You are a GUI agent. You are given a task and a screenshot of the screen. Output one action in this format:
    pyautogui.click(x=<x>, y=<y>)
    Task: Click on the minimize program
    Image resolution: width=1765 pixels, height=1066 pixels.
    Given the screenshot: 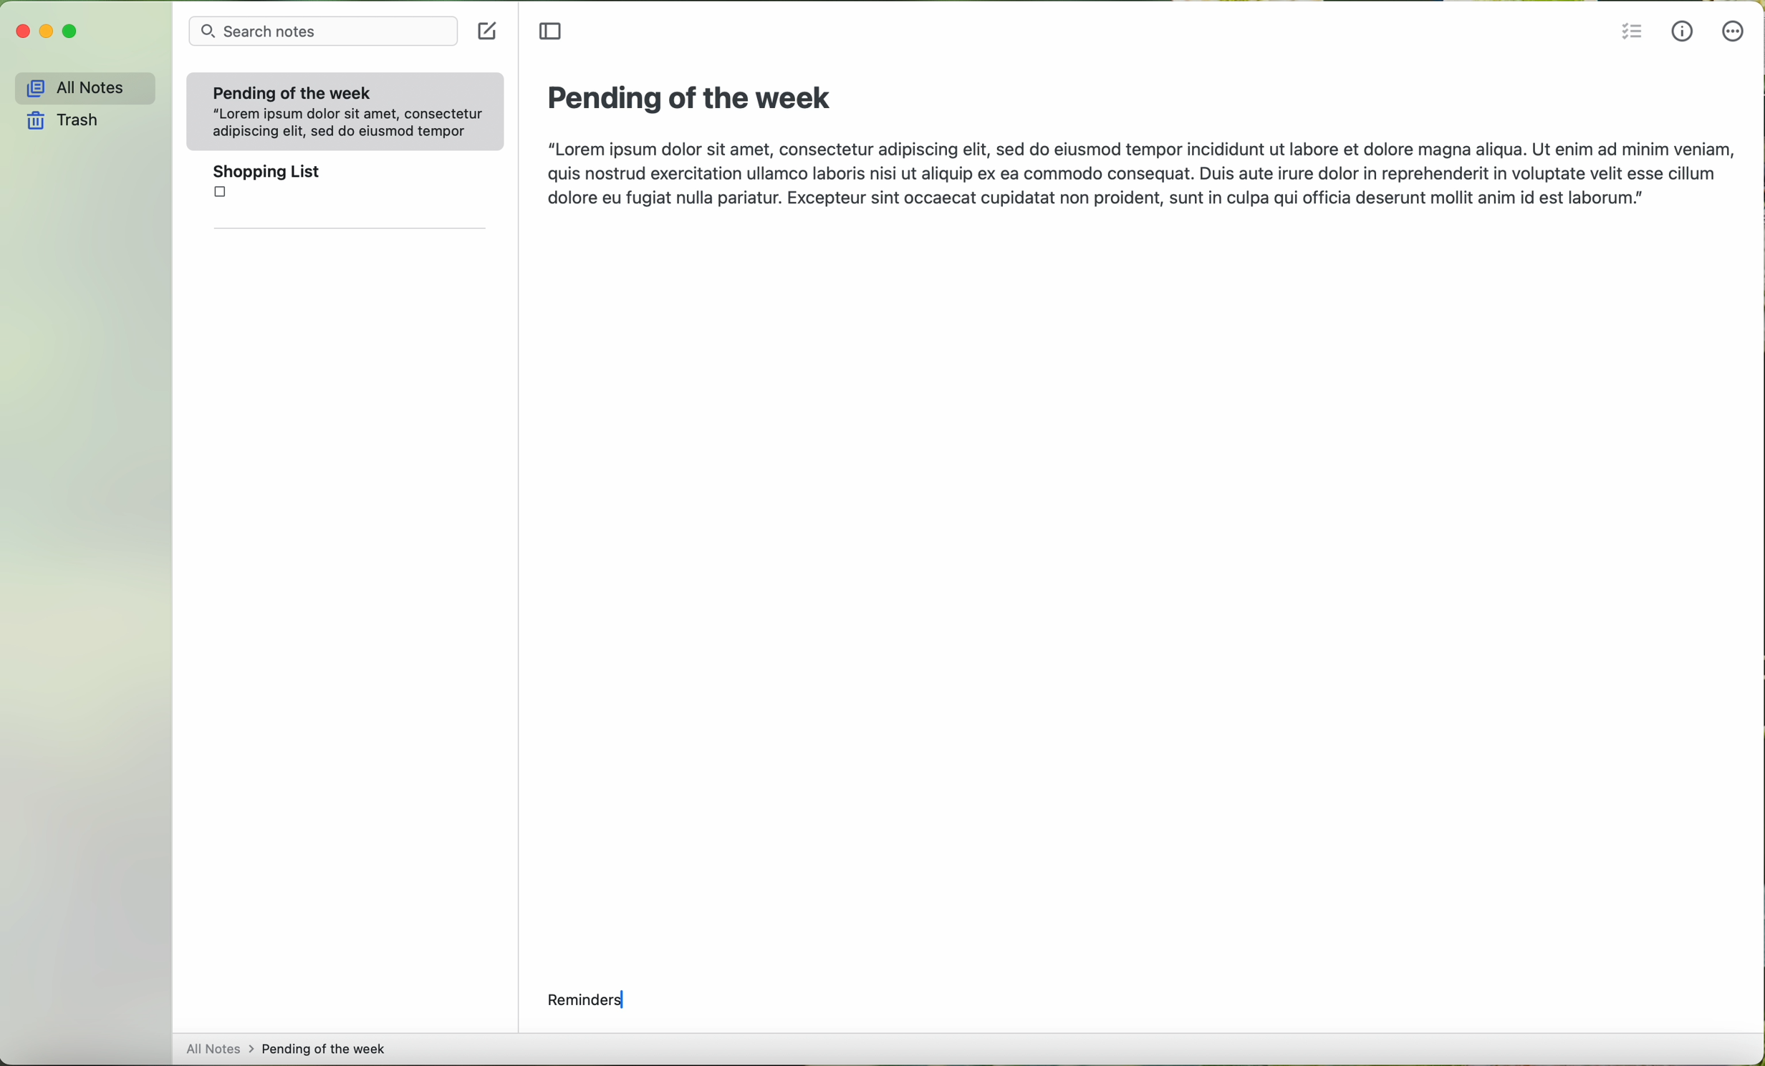 What is the action you would take?
    pyautogui.click(x=47, y=33)
    